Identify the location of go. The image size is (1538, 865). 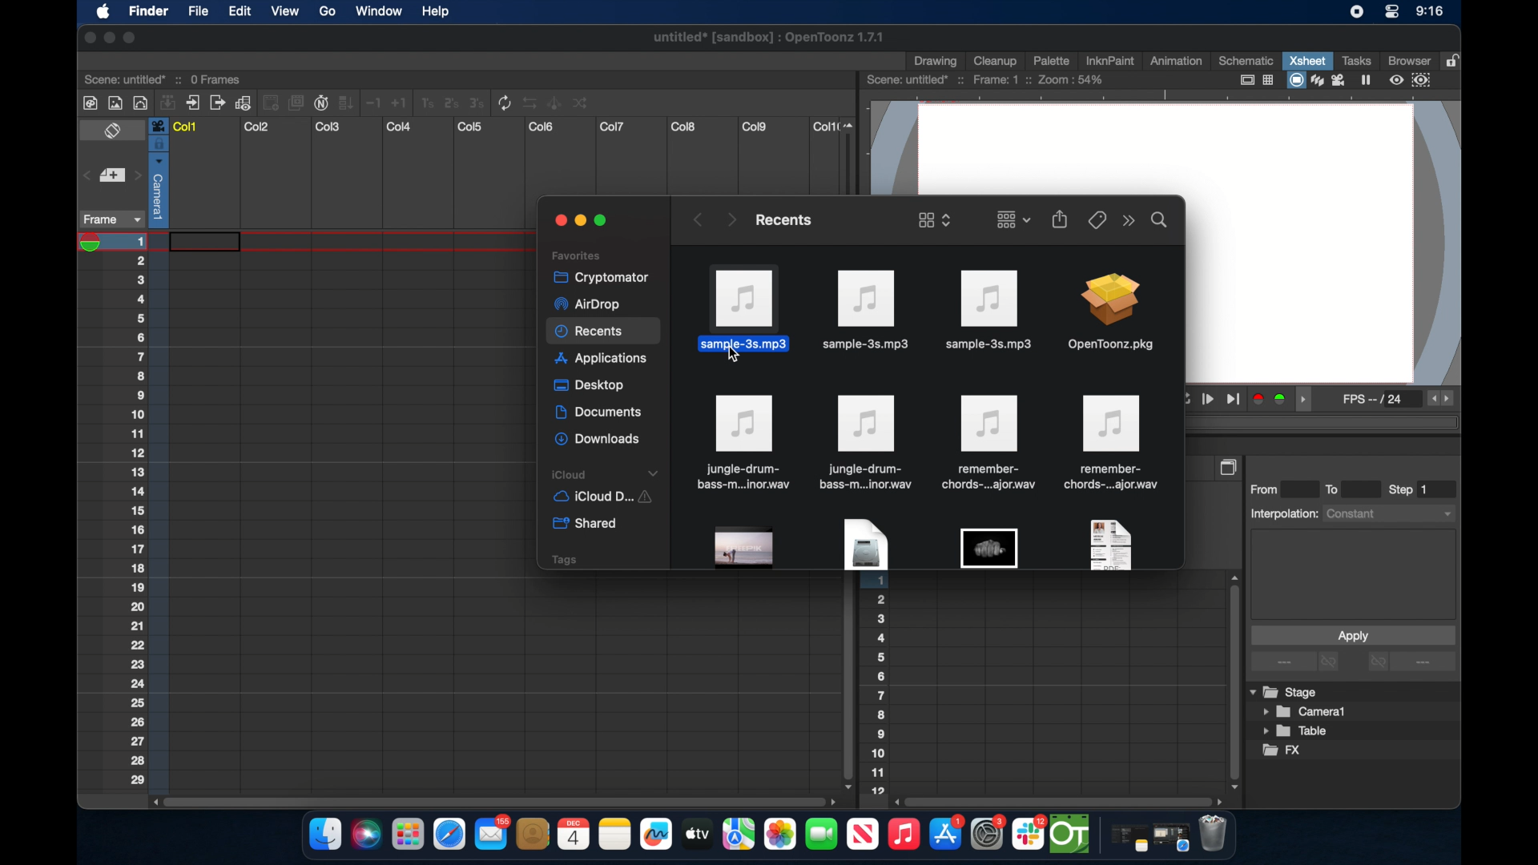
(327, 11).